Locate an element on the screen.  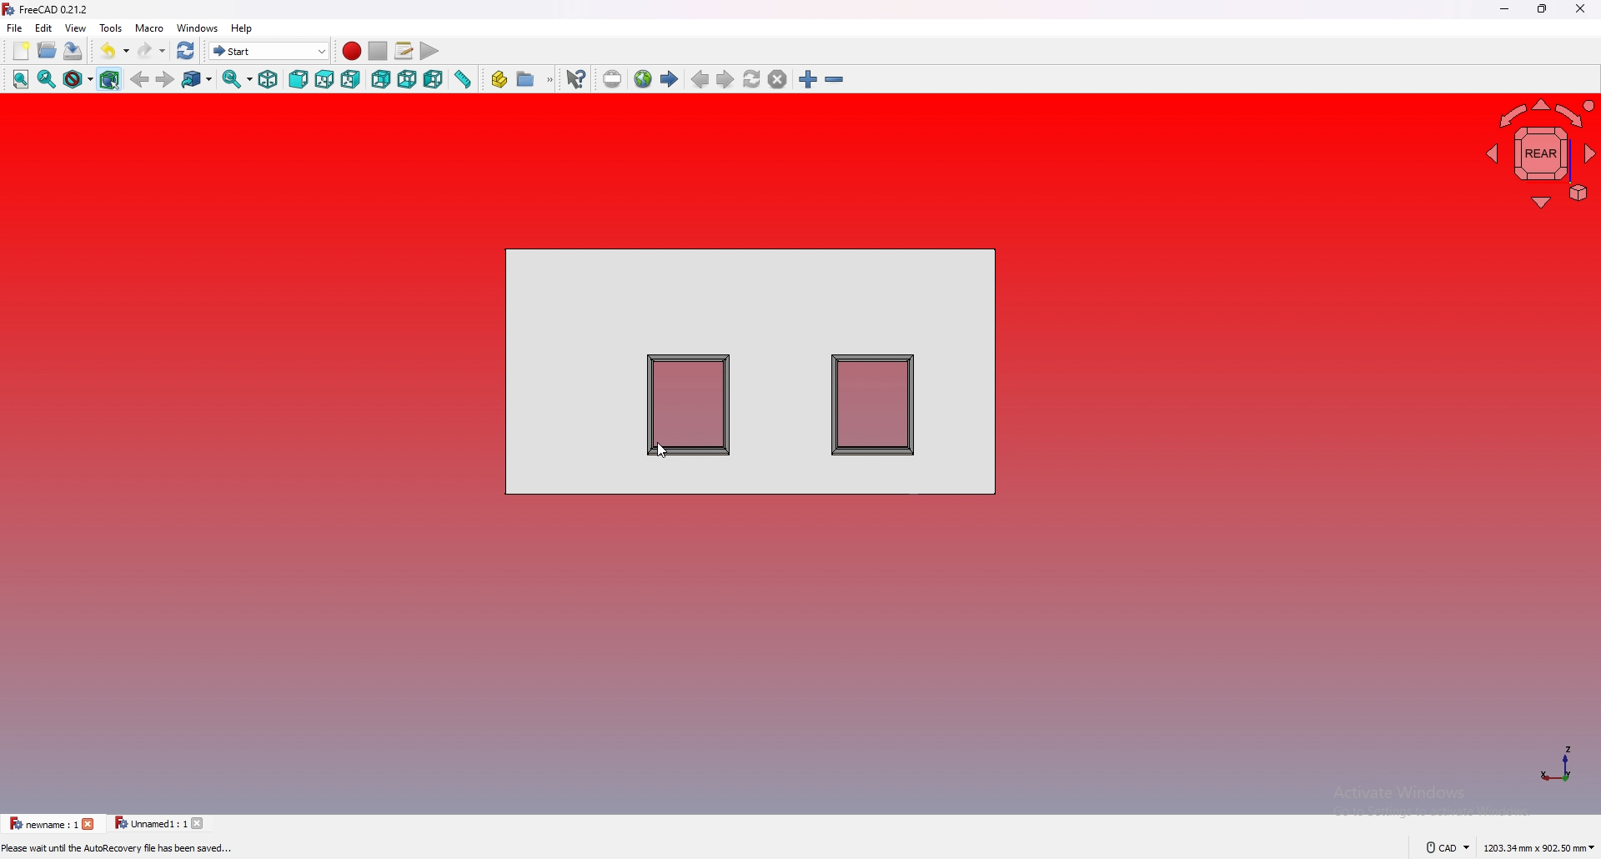
stop macros is located at coordinates (378, 51).